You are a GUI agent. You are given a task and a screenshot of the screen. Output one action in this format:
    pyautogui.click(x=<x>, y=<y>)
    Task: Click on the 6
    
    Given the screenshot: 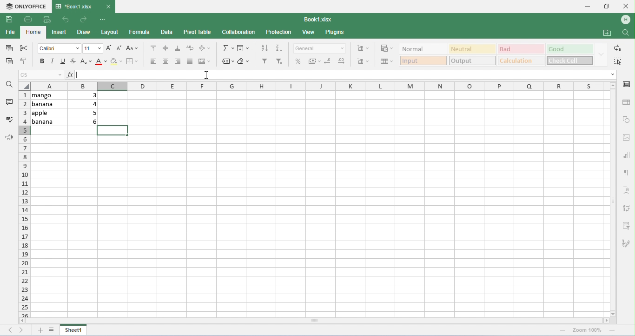 What is the action you would take?
    pyautogui.click(x=90, y=122)
    